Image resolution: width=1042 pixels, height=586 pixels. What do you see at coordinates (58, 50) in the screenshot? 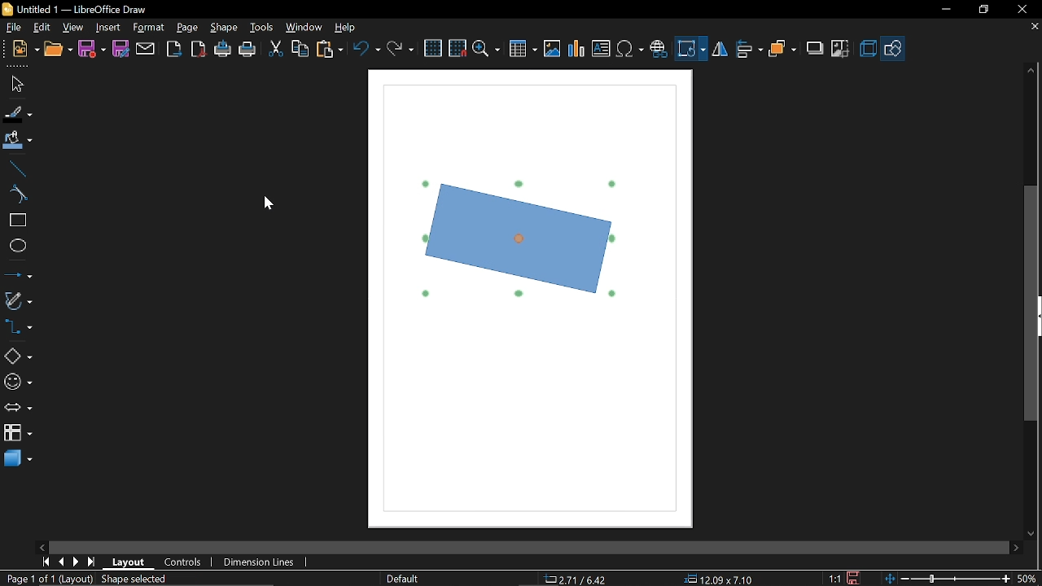
I see `Open` at bounding box center [58, 50].